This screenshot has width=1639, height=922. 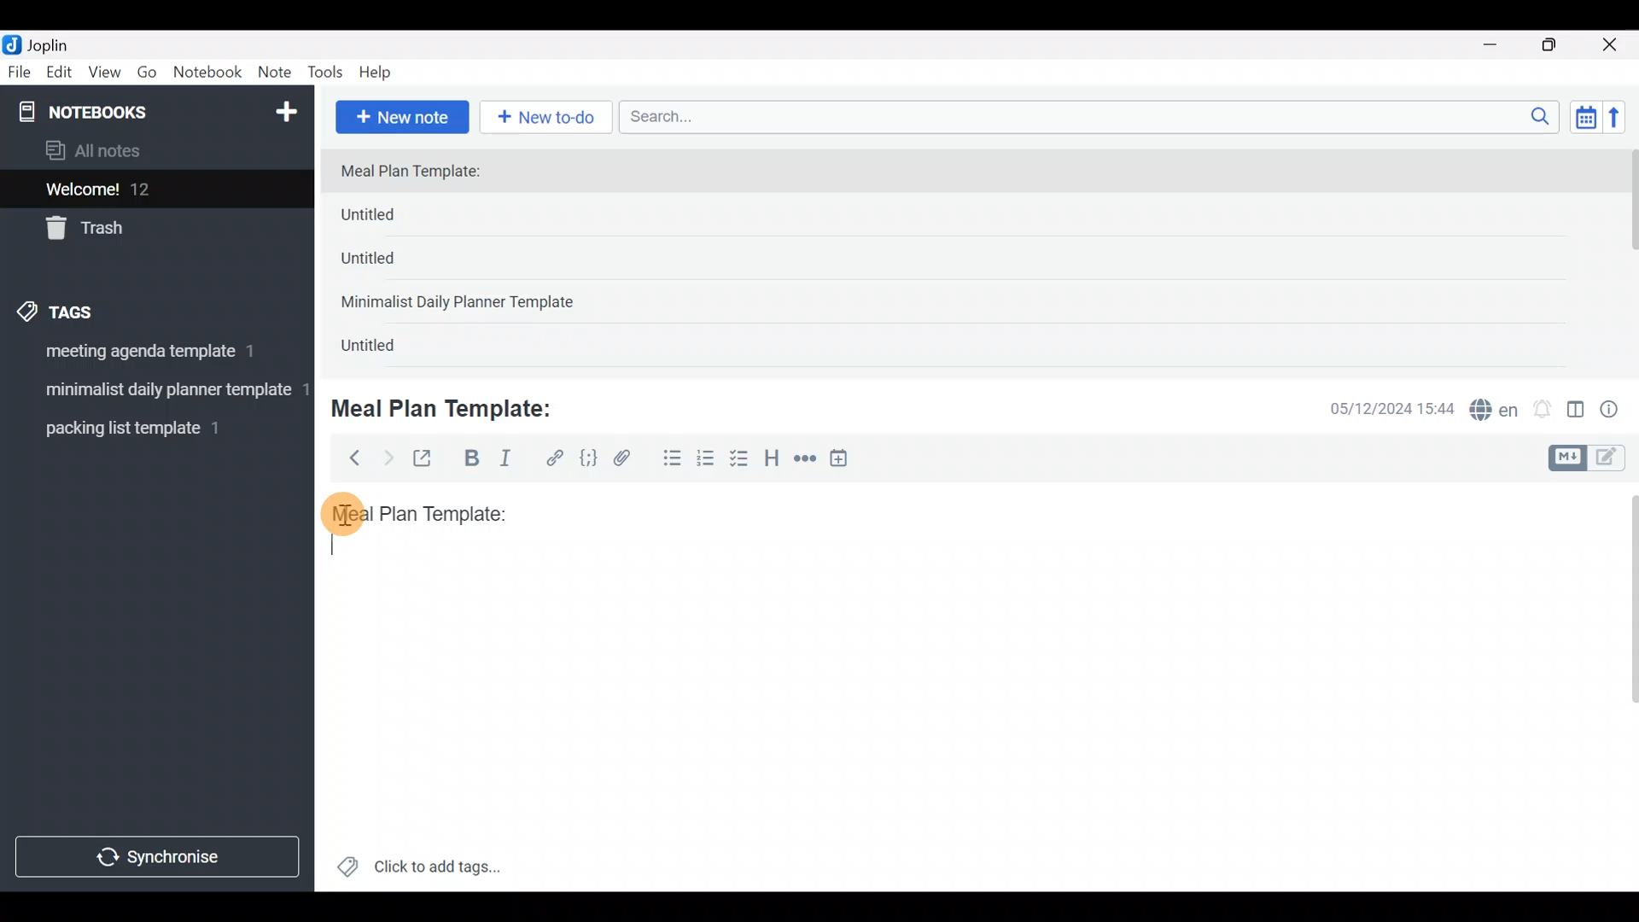 I want to click on Edit, so click(x=60, y=75).